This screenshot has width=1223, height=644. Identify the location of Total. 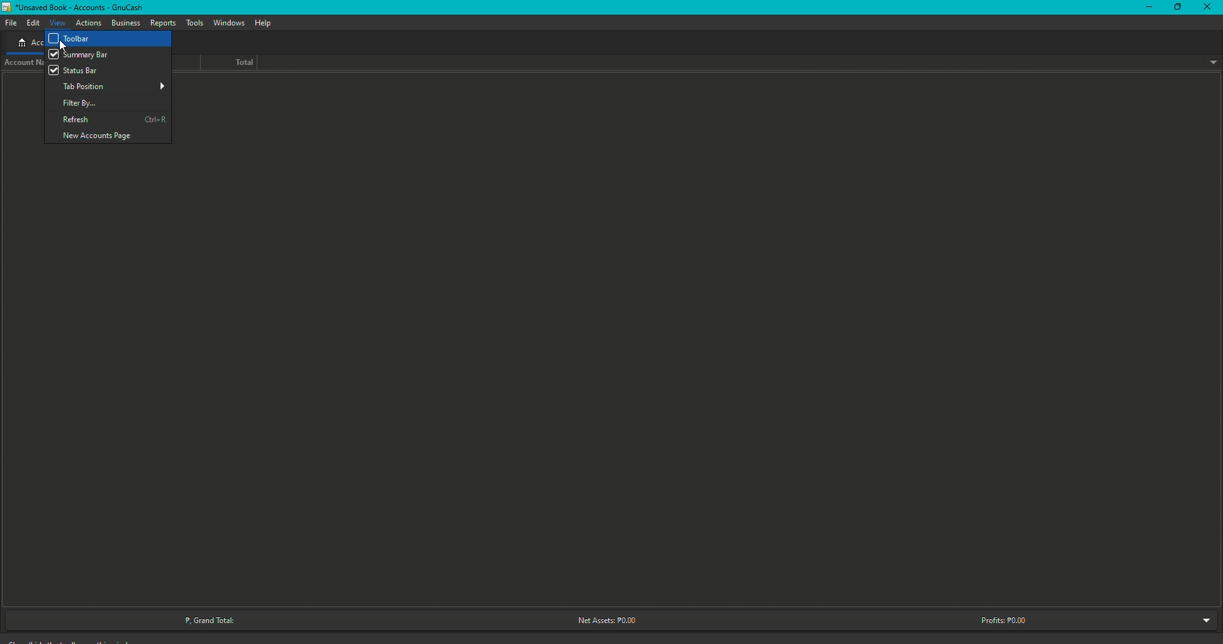
(235, 62).